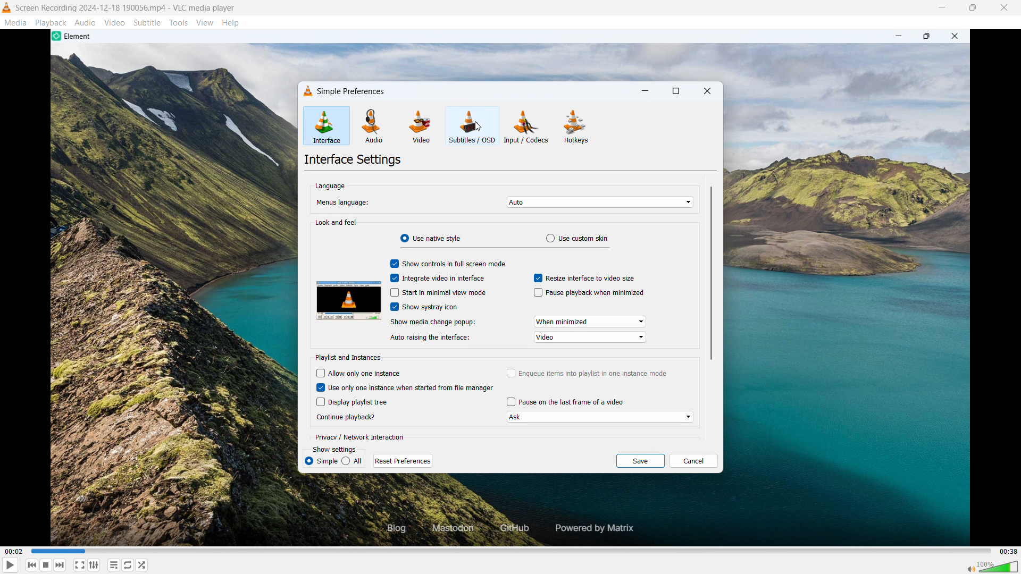 The image size is (1021, 574). Describe the element at coordinates (420, 128) in the screenshot. I see `video` at that location.